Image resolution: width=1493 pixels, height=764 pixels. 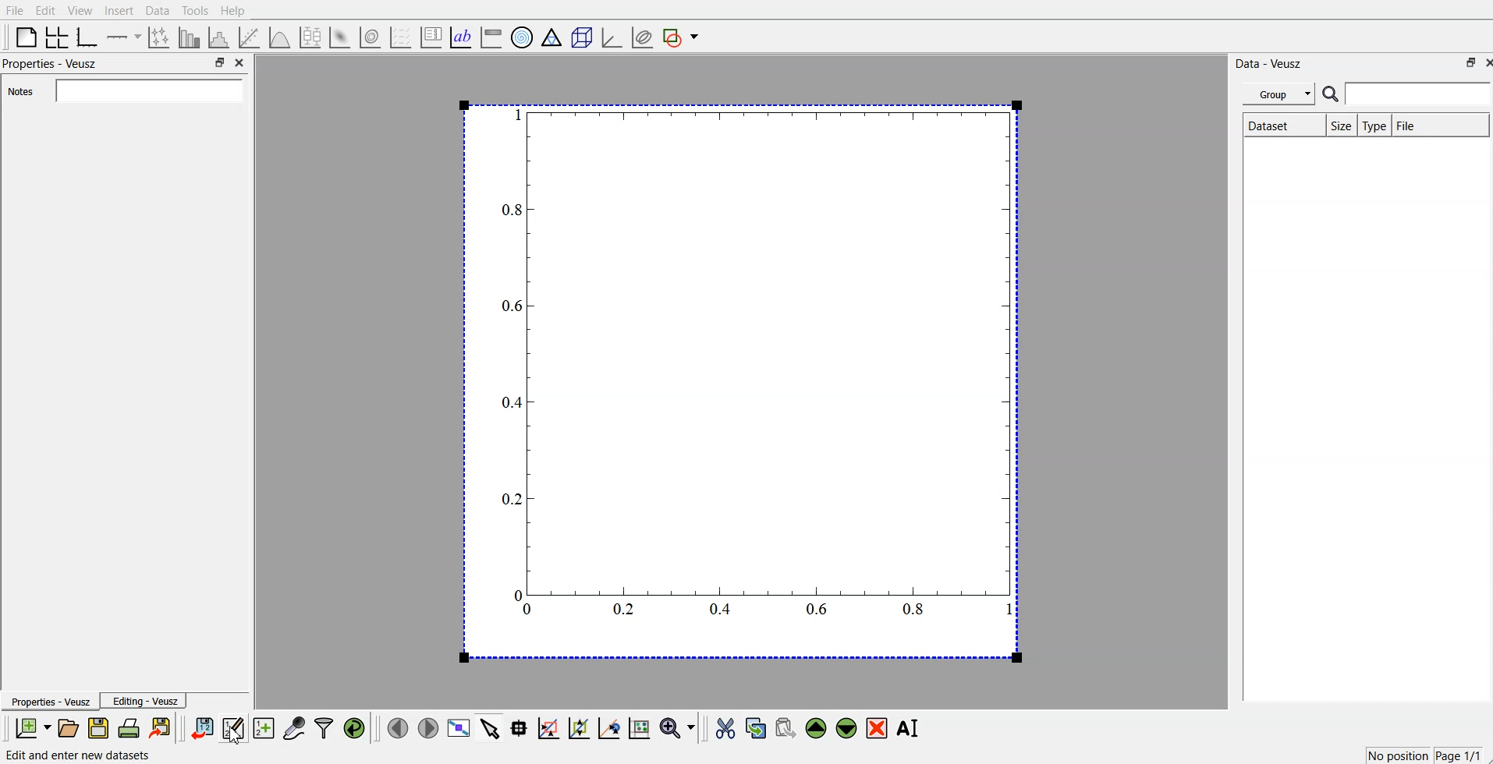 What do you see at coordinates (491, 36) in the screenshot?
I see `image color bar` at bounding box center [491, 36].